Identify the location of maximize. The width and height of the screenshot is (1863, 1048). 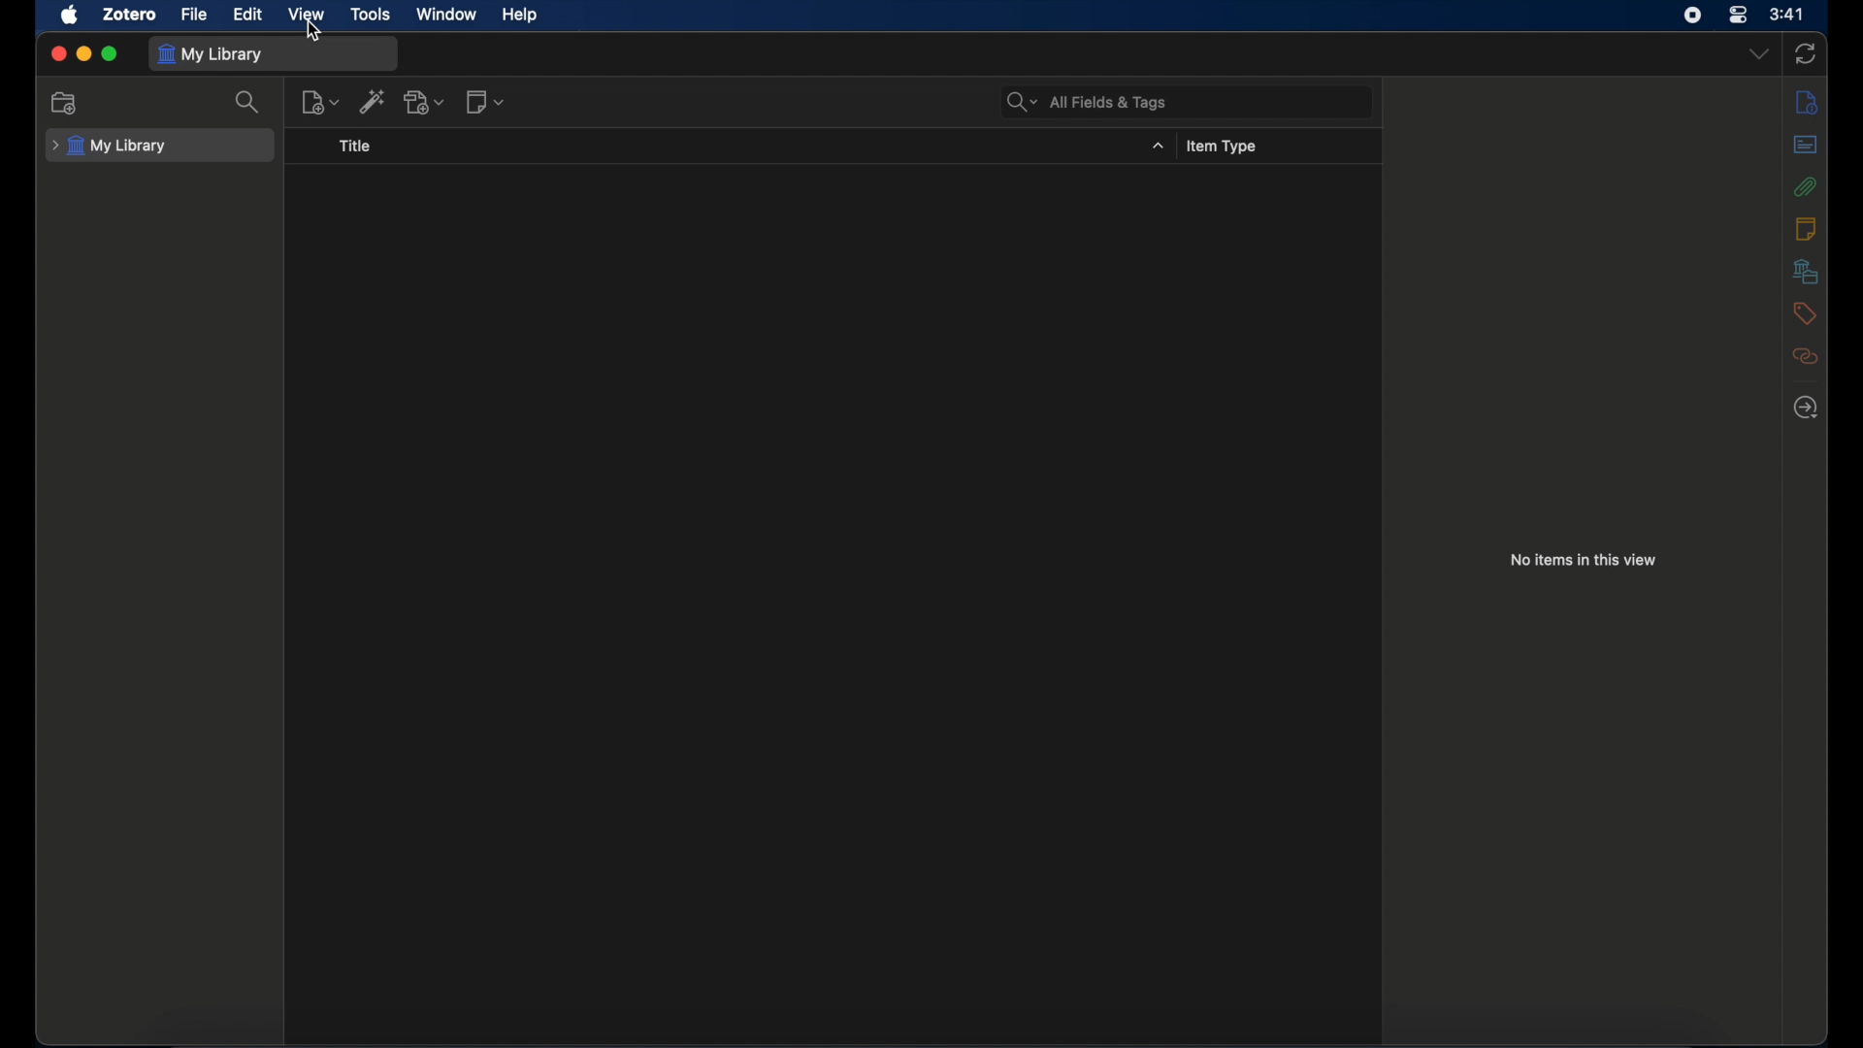
(110, 54).